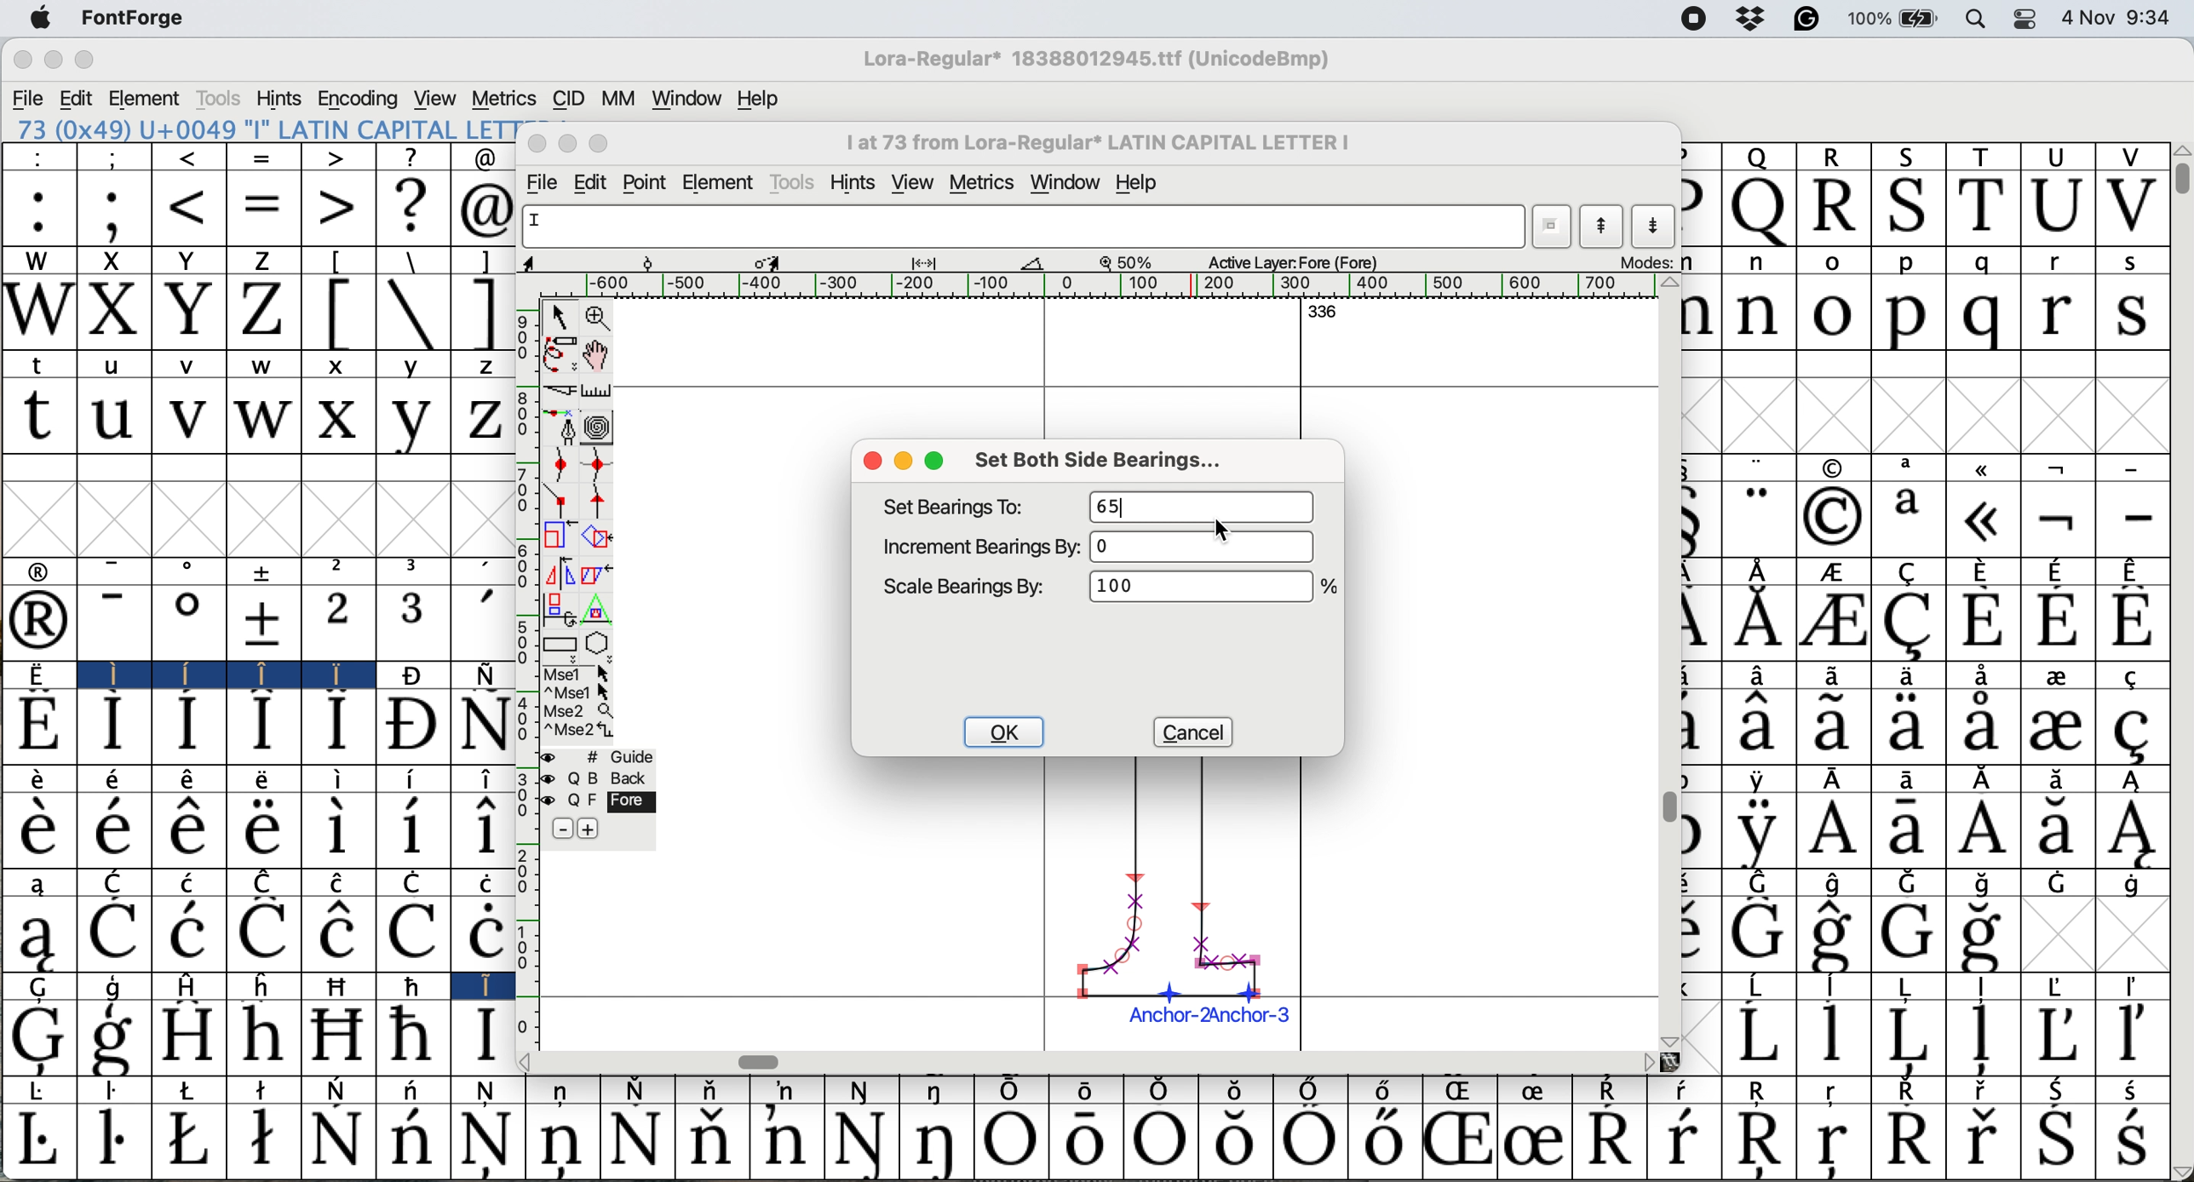 This screenshot has width=2194, height=1182. What do you see at coordinates (1111, 462) in the screenshot?
I see `set both side bearings` at bounding box center [1111, 462].